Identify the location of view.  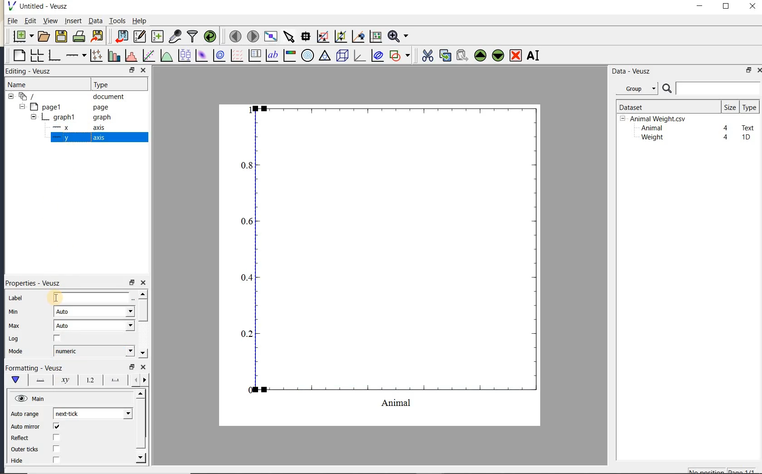
(49, 22).